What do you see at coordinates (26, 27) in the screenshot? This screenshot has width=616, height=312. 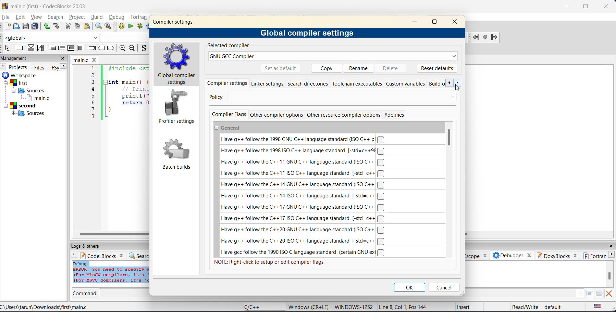 I see `save` at bounding box center [26, 27].